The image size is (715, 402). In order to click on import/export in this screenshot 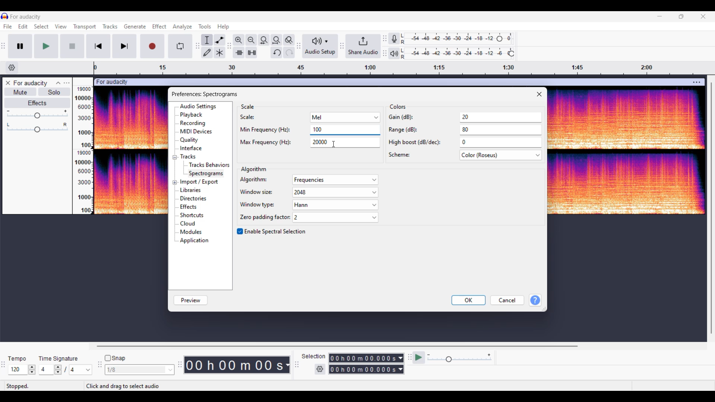, I will do `click(201, 181)`.